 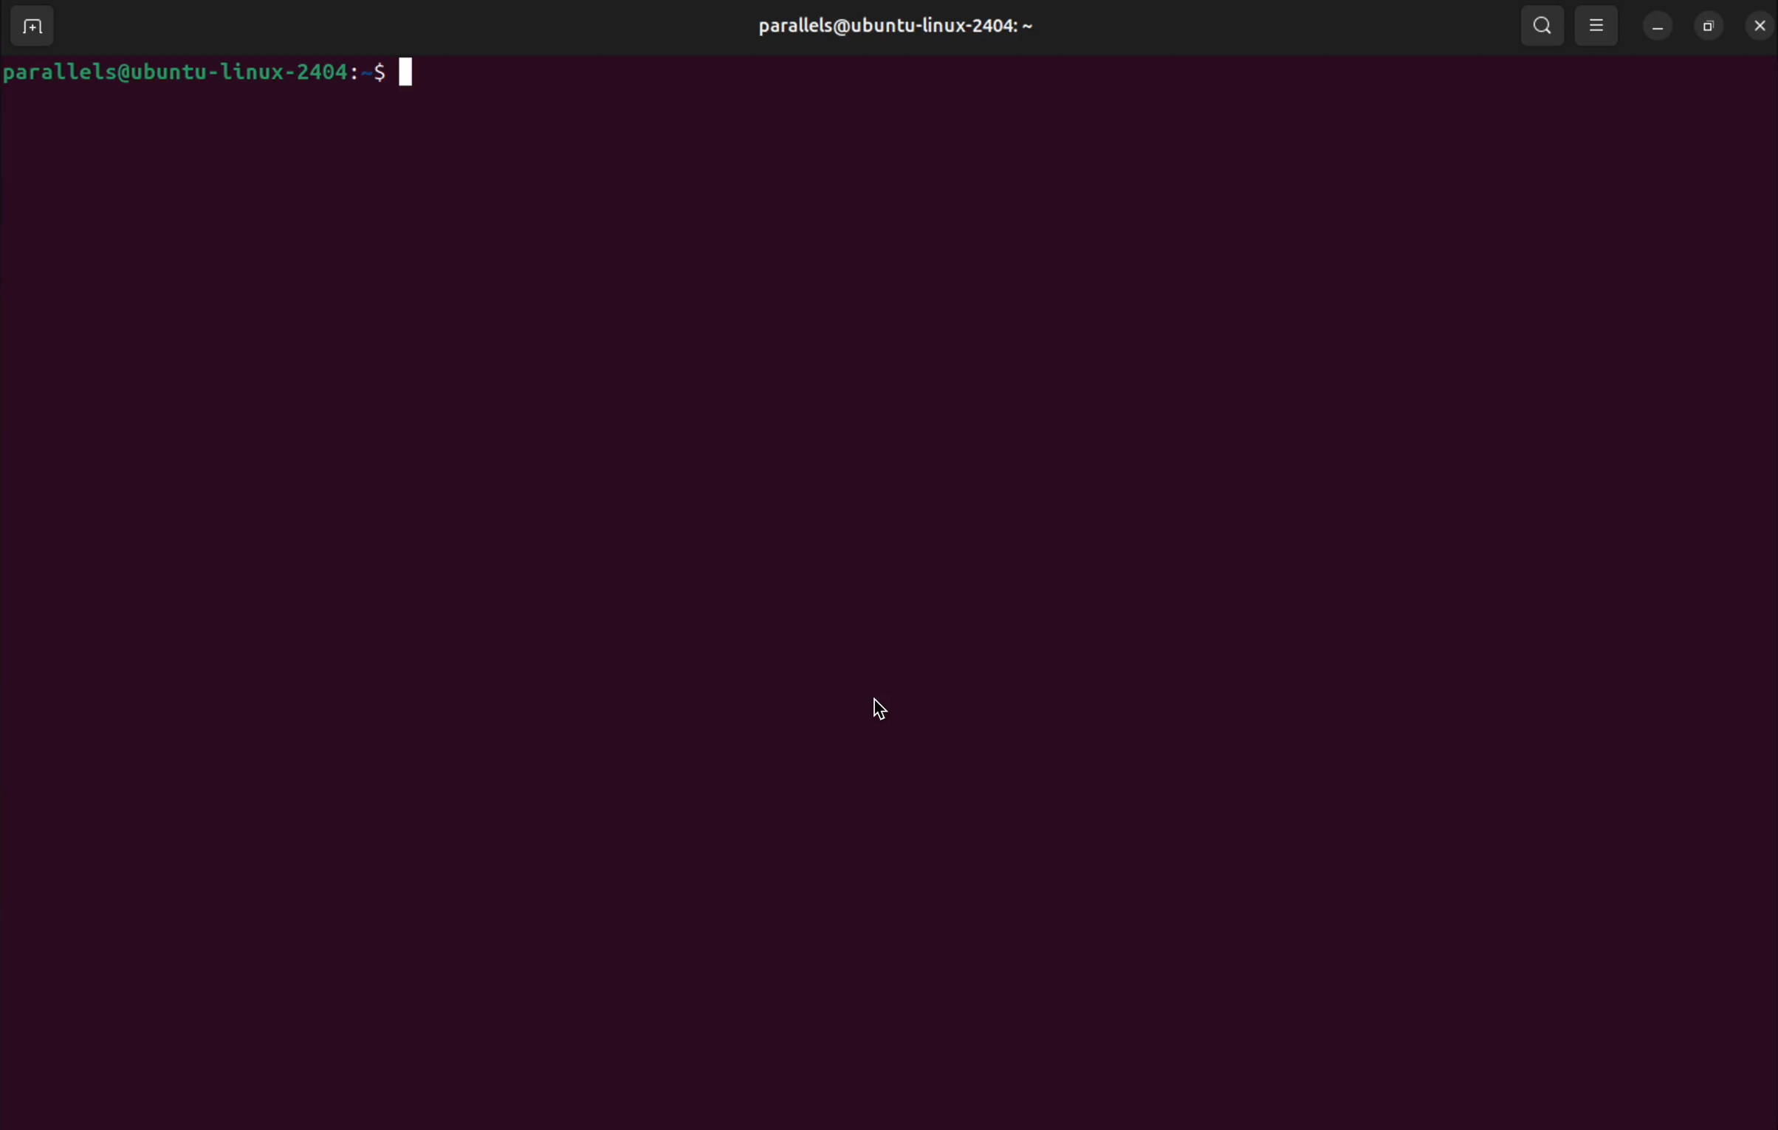 I want to click on minimize, so click(x=1657, y=24).